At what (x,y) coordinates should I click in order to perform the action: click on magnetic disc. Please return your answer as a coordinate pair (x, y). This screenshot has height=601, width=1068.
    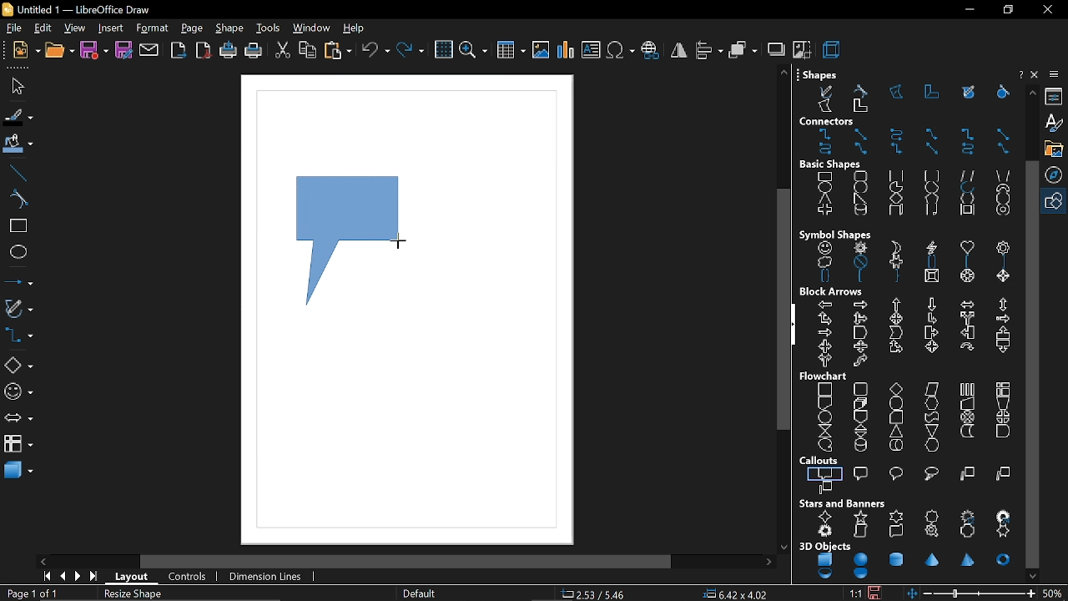
    Looking at the image, I should click on (859, 445).